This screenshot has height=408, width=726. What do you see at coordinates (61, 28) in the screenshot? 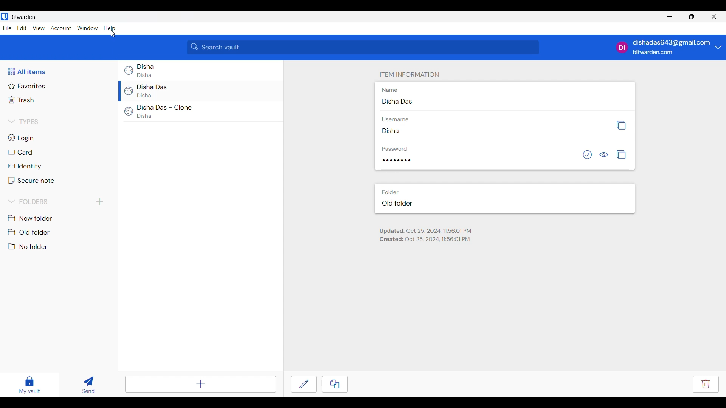
I see `Account menu` at bounding box center [61, 28].